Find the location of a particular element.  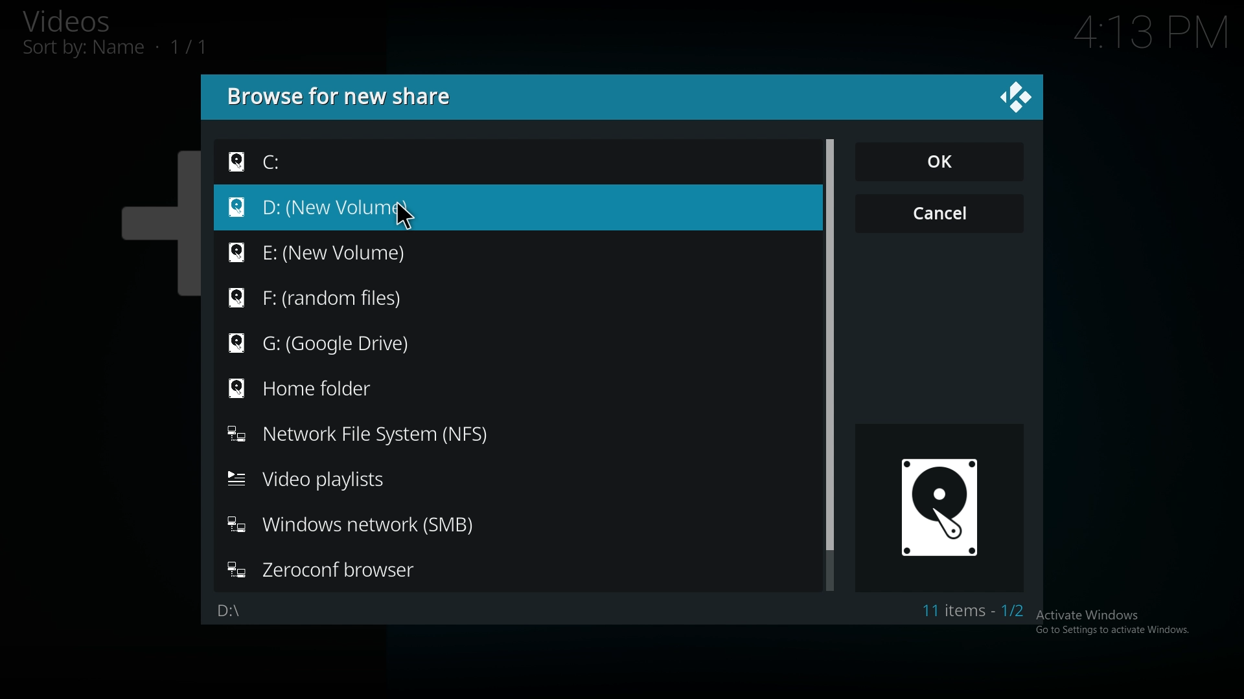

cancel is located at coordinates (941, 213).